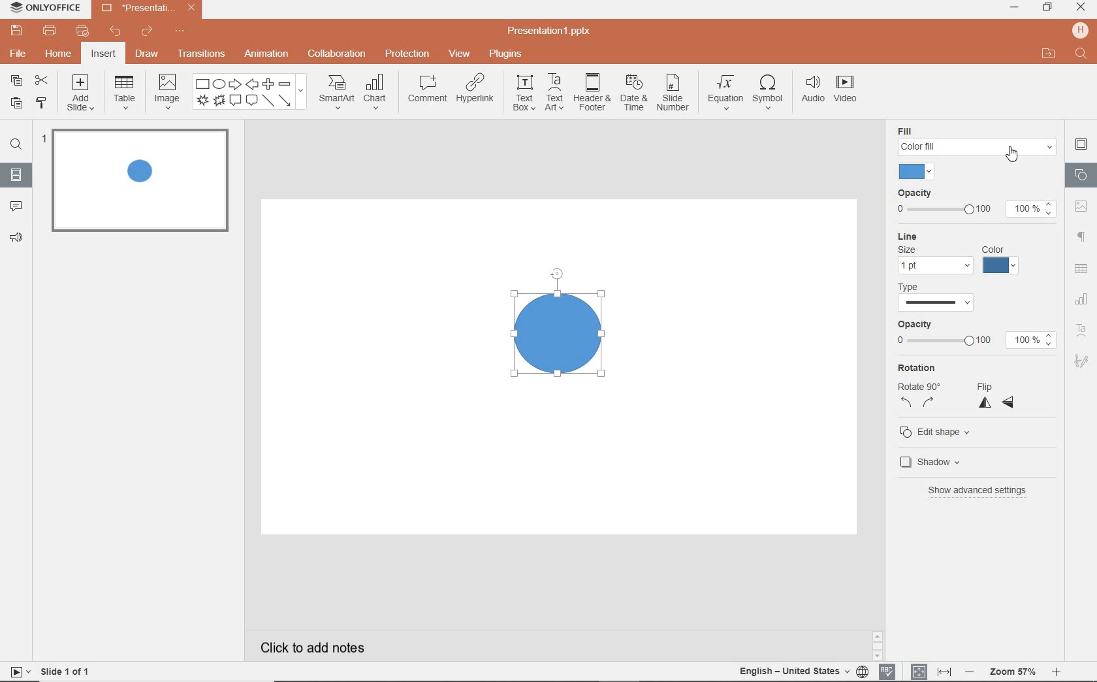 Image resolution: width=1097 pixels, height=682 pixels. I want to click on shape, so click(557, 324).